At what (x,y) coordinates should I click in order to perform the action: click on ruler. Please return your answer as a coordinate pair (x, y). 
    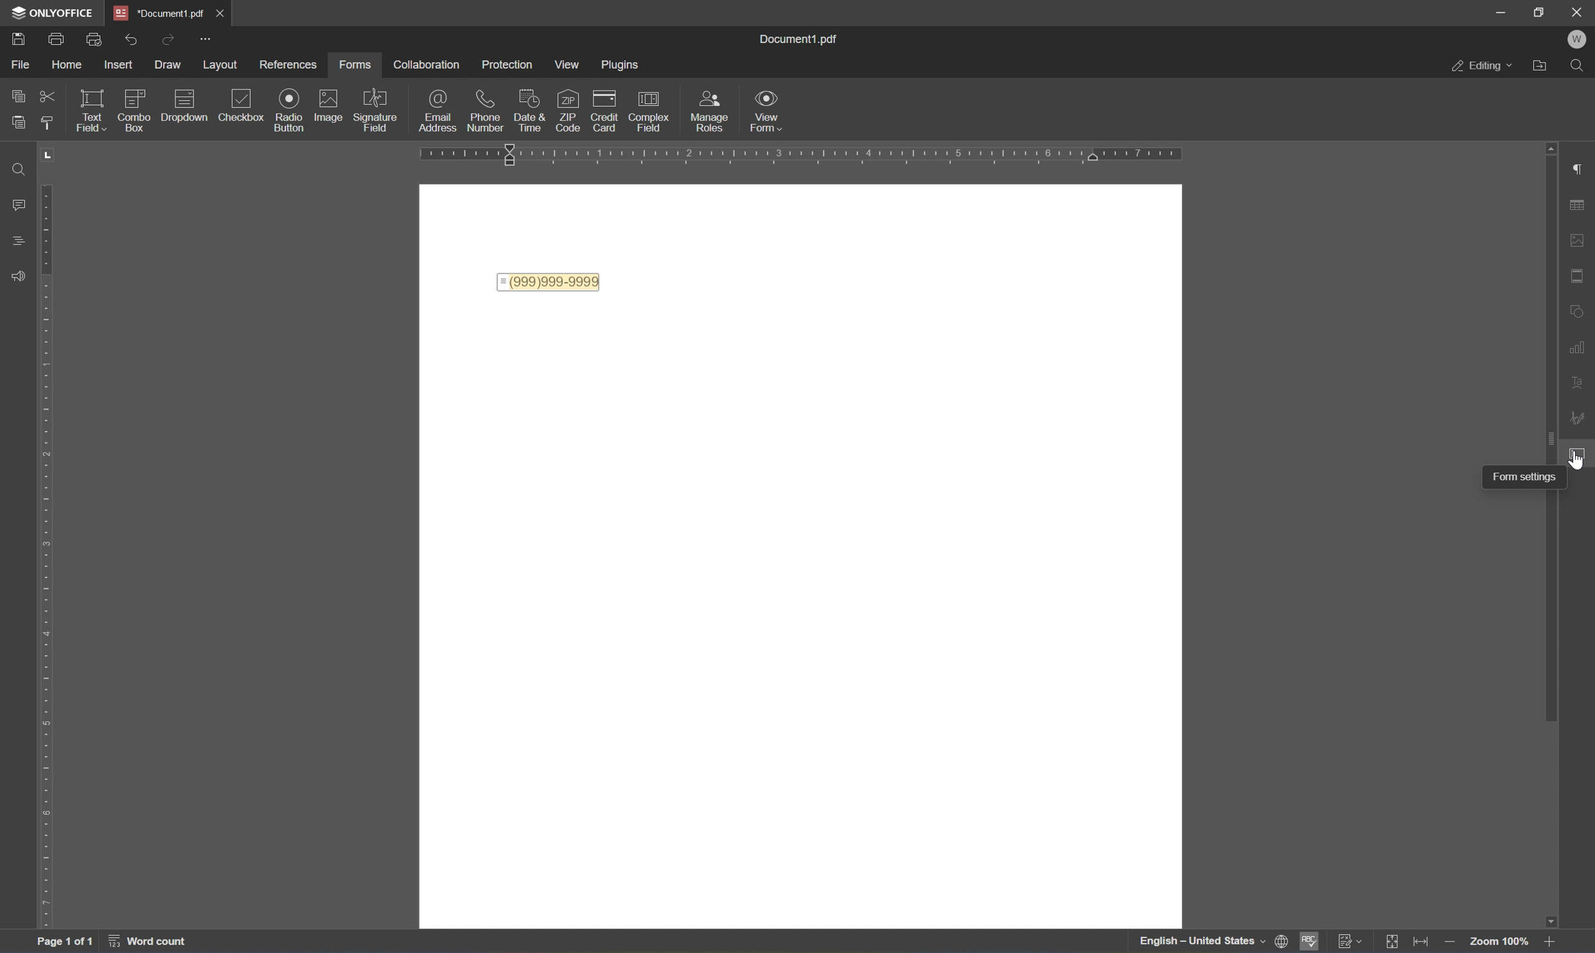
    Looking at the image, I should click on (798, 154).